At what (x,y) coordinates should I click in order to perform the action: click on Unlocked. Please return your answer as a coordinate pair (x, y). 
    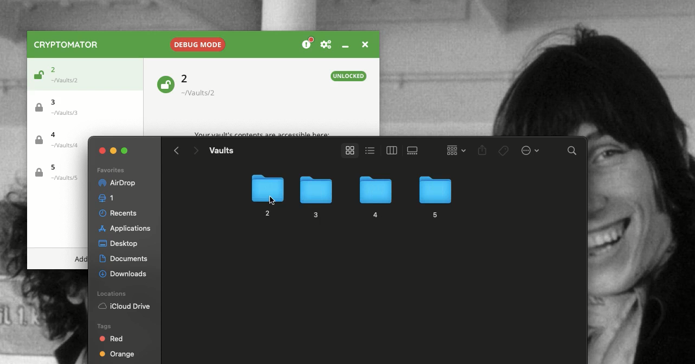
    Looking at the image, I should click on (349, 76).